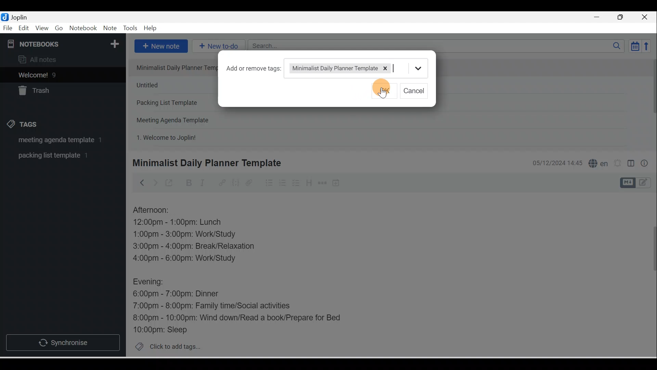 This screenshot has width=657, height=370. What do you see at coordinates (130, 28) in the screenshot?
I see `Tools` at bounding box center [130, 28].